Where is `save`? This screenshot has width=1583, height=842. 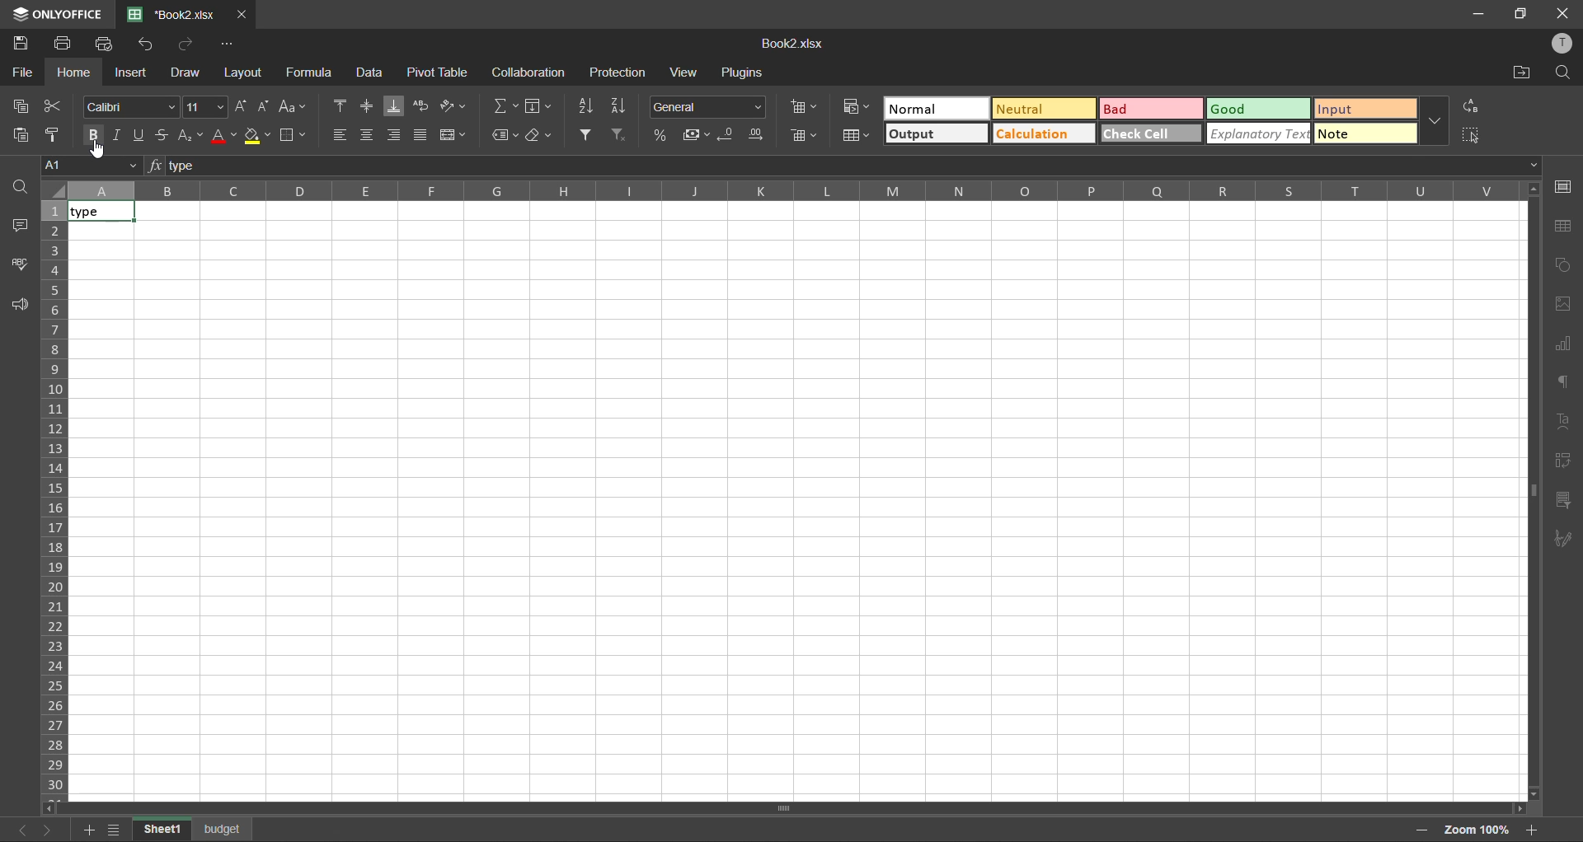 save is located at coordinates (23, 42).